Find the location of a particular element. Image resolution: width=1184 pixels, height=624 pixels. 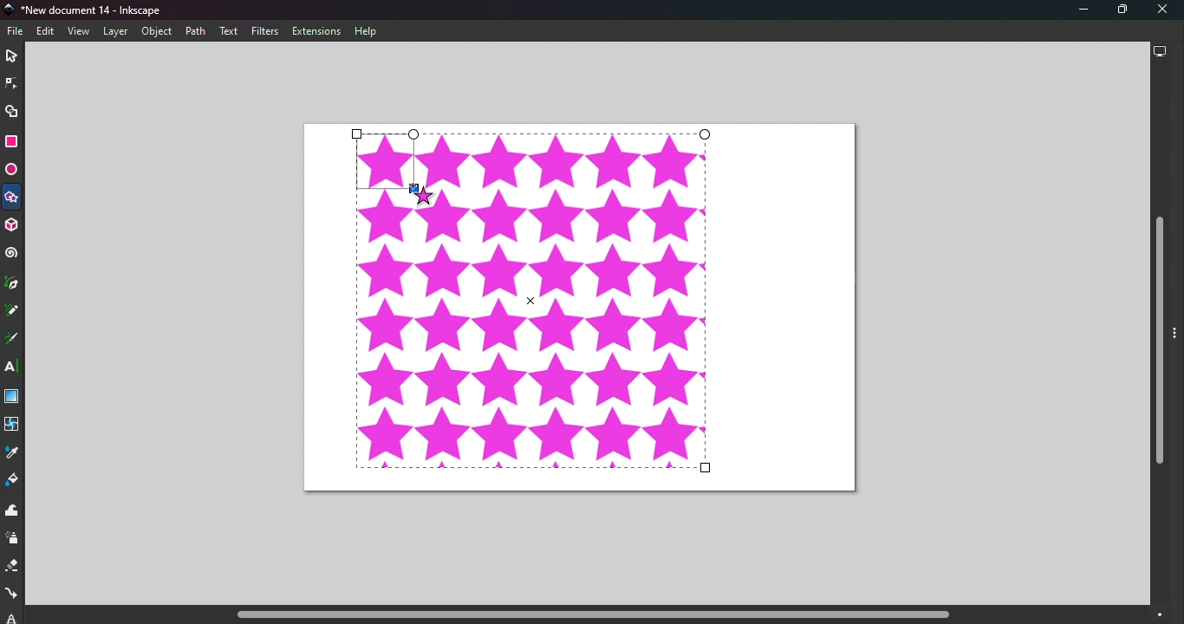

Object is located at coordinates (156, 32).